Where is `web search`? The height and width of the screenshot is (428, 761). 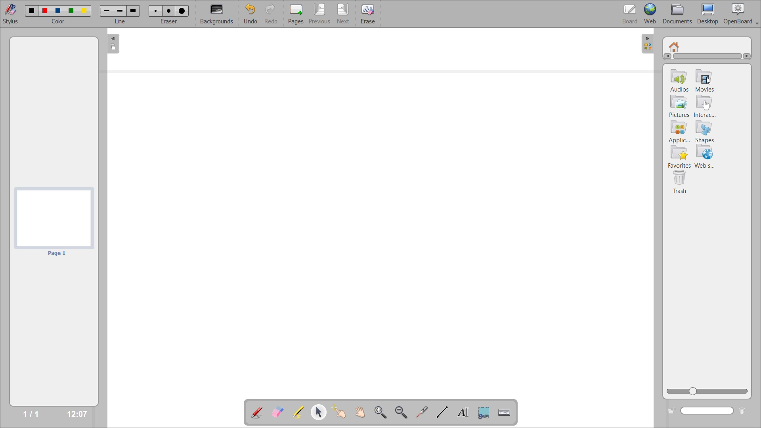 web search is located at coordinates (707, 157).